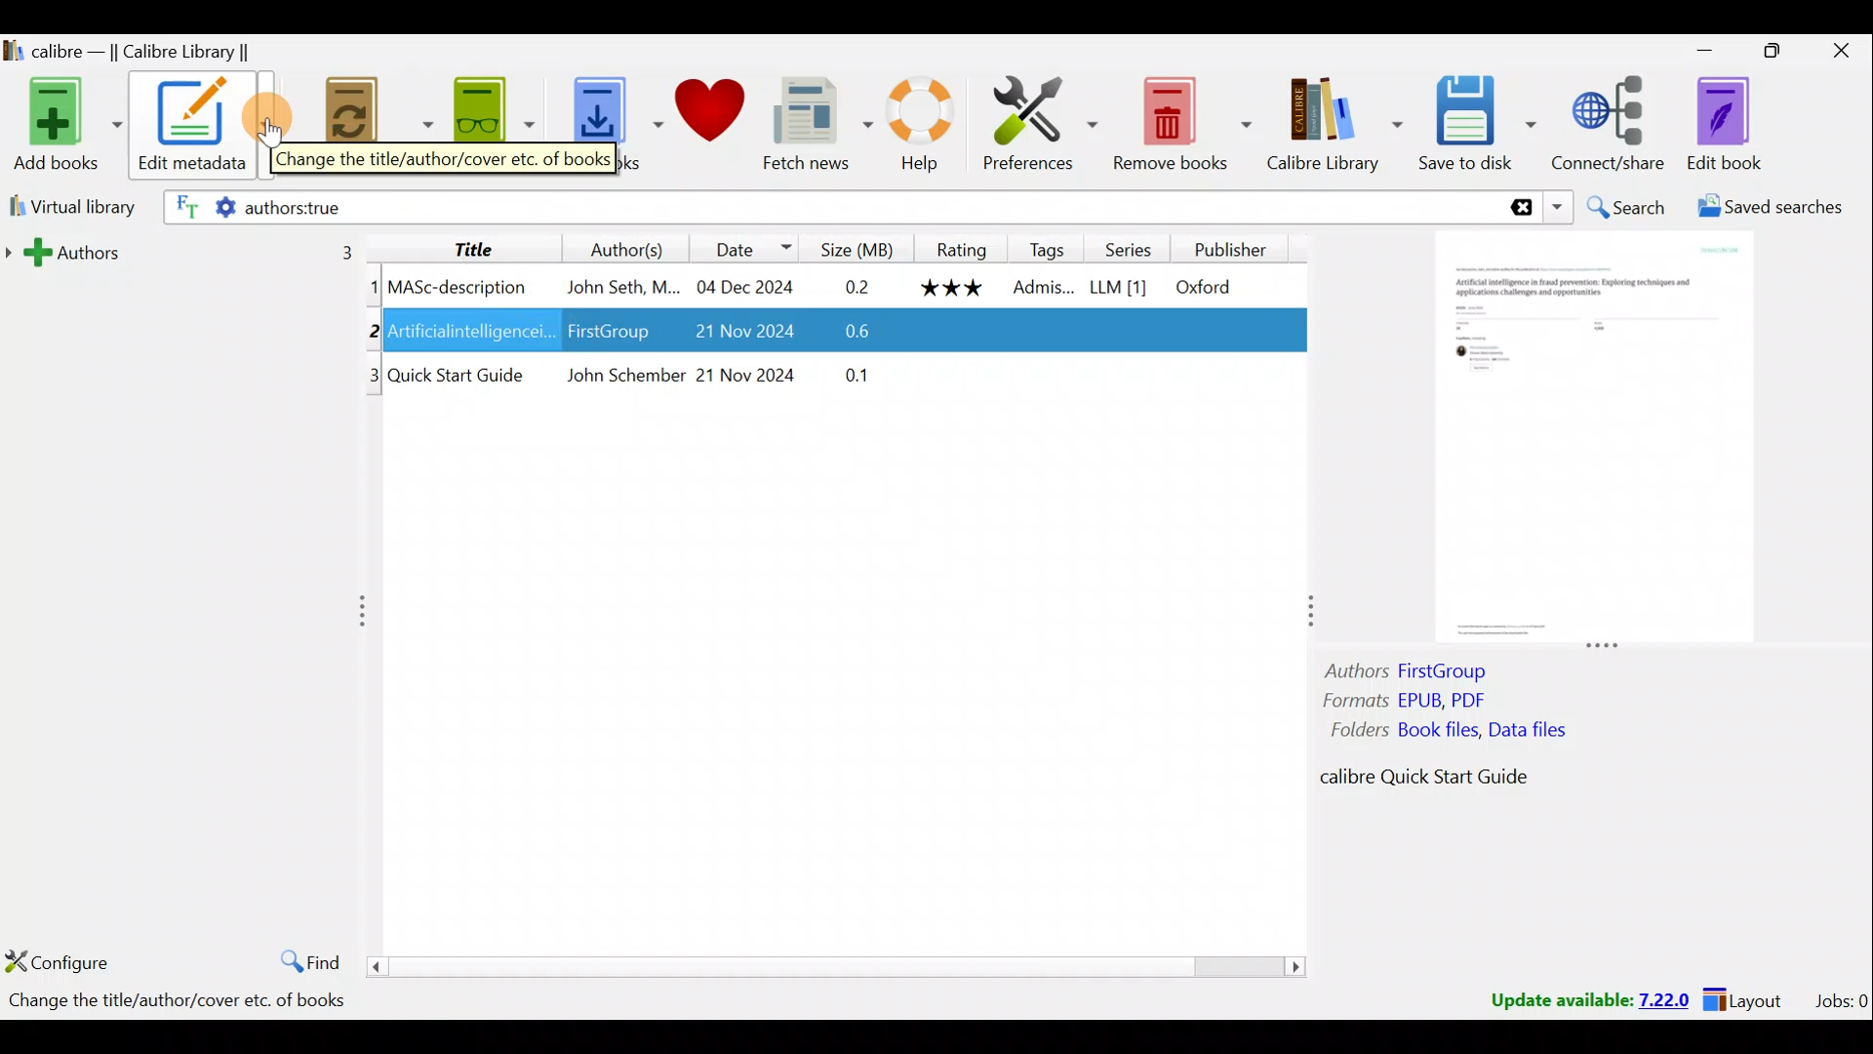  I want to click on Scroll bar, so click(845, 965).